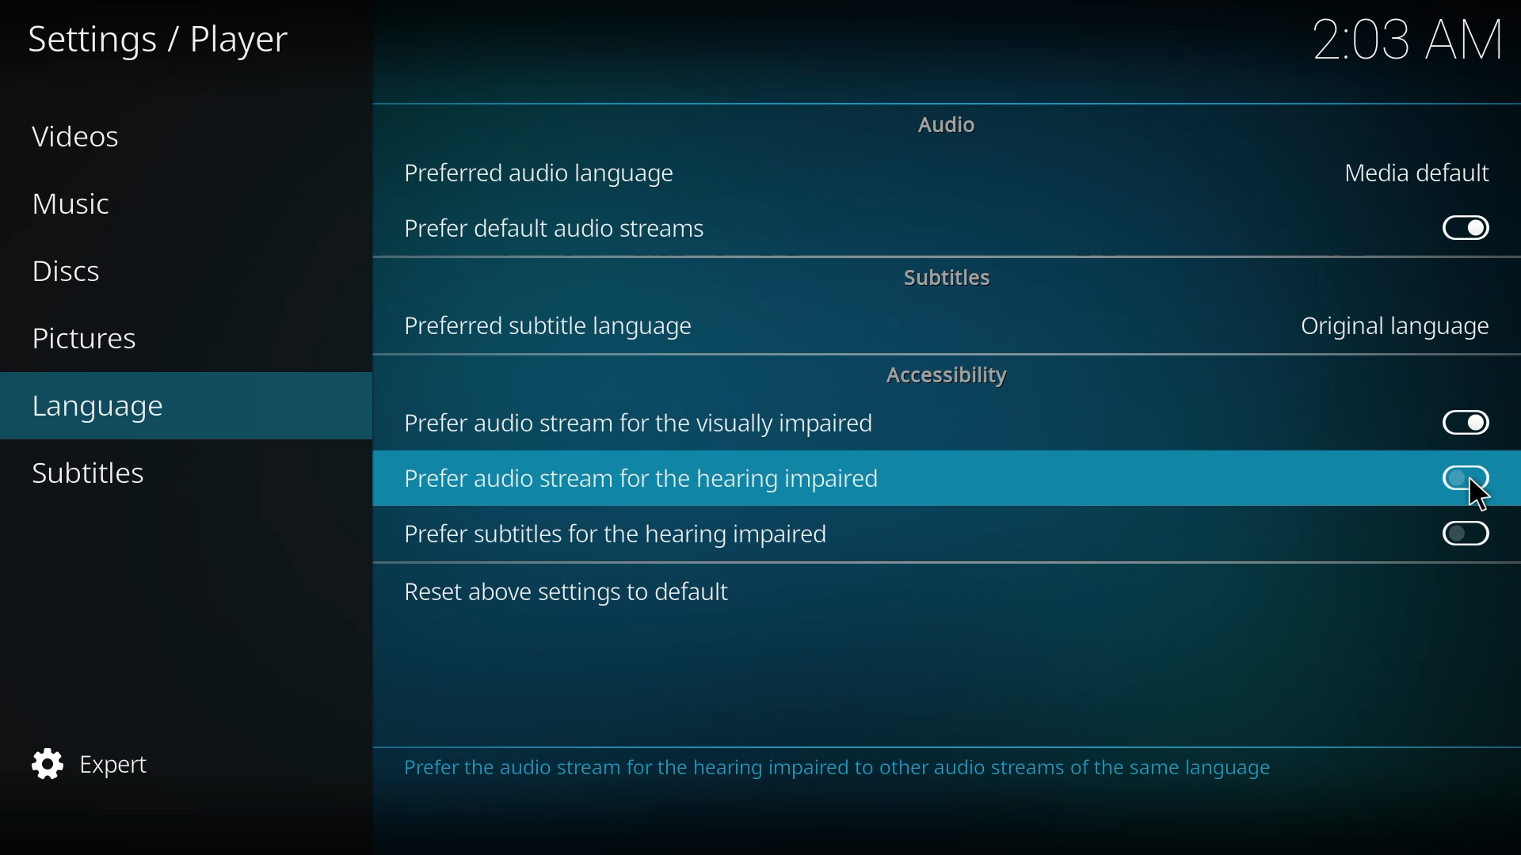 The height and width of the screenshot is (855, 1521). What do you see at coordinates (553, 228) in the screenshot?
I see `prefer default audio` at bounding box center [553, 228].